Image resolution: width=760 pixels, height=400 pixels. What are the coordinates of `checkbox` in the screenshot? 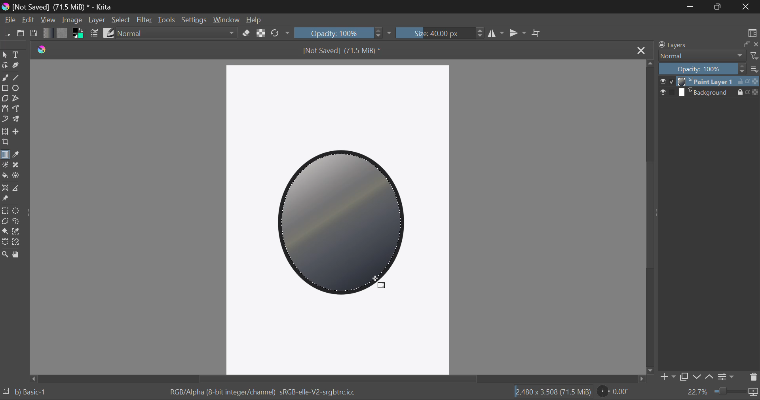 It's located at (667, 82).